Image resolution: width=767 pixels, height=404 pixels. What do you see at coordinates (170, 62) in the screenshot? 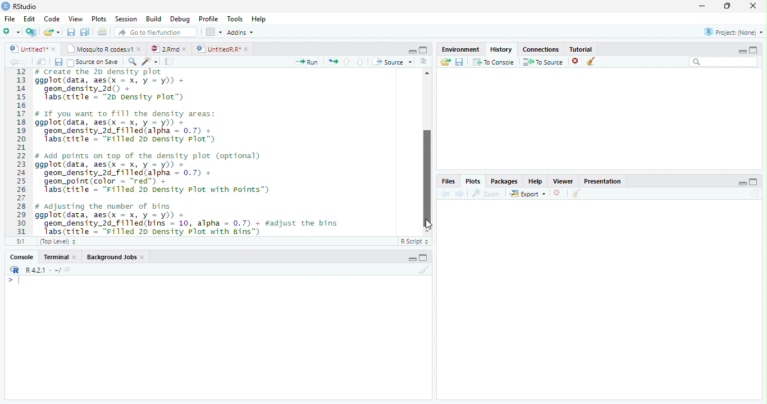
I see `compile report` at bounding box center [170, 62].